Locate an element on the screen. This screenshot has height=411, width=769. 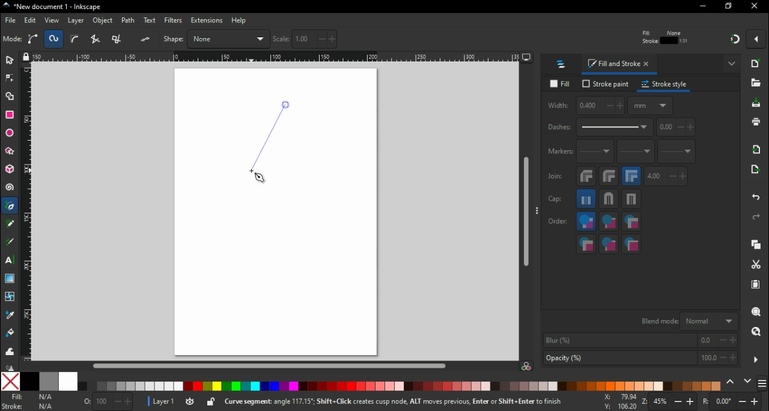
filters is located at coordinates (174, 20).